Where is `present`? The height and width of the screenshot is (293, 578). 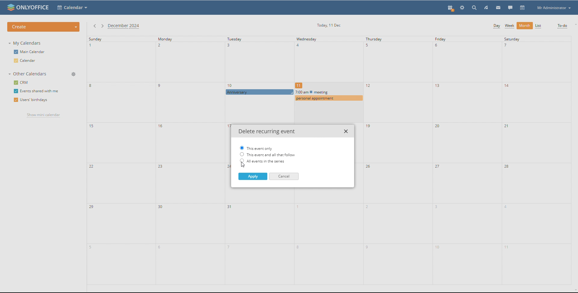 present is located at coordinates (451, 9).